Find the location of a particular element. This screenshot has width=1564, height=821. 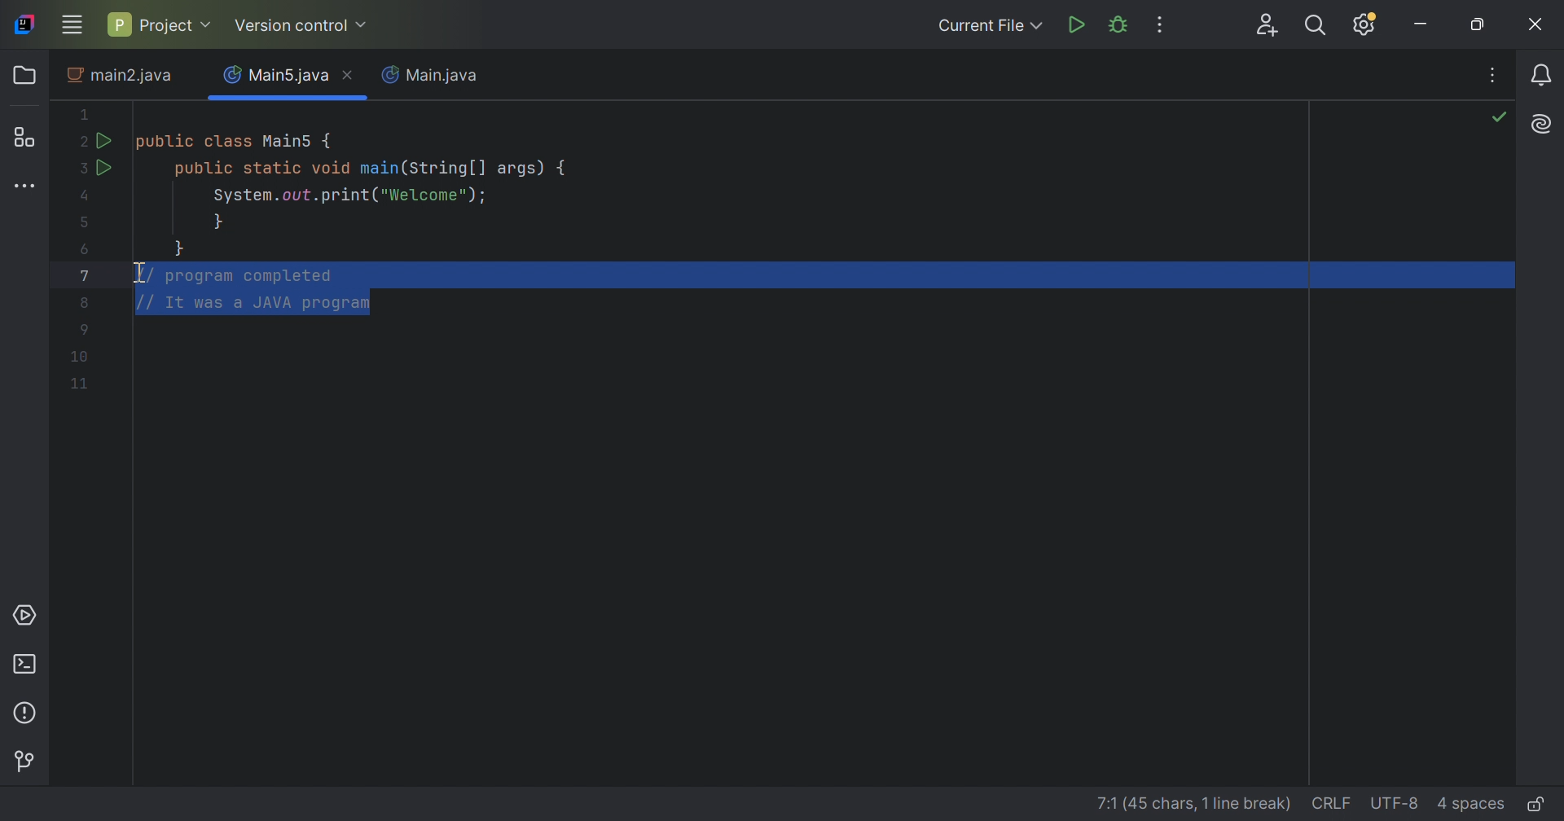

This java code defines a main class with a main method. IT prints "Welcome" to the console. is located at coordinates (323, 178).